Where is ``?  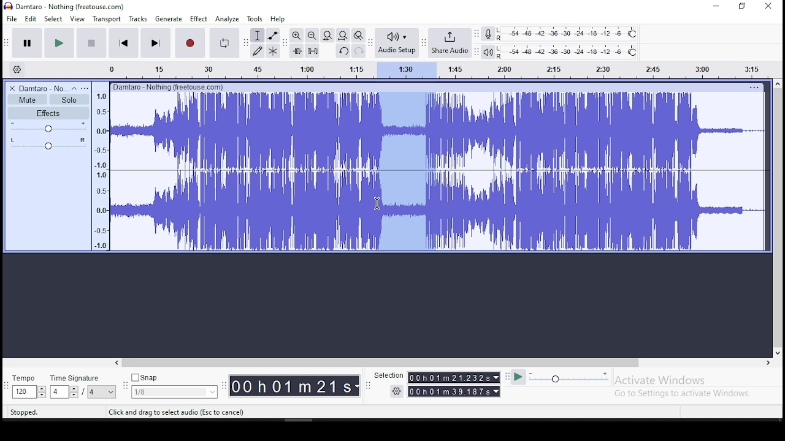
 is located at coordinates (170, 86).